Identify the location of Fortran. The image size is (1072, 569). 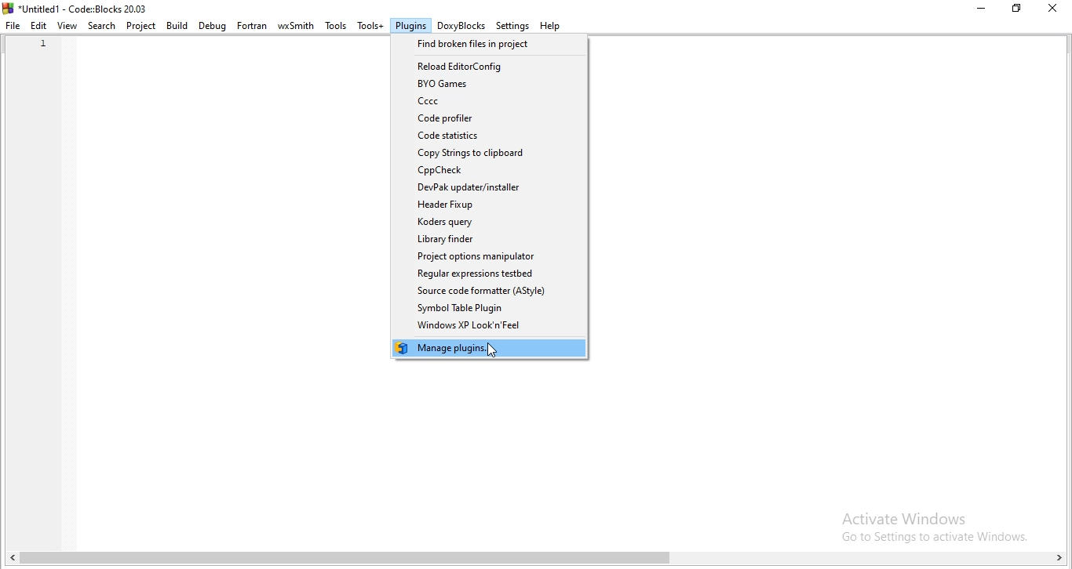
(252, 27).